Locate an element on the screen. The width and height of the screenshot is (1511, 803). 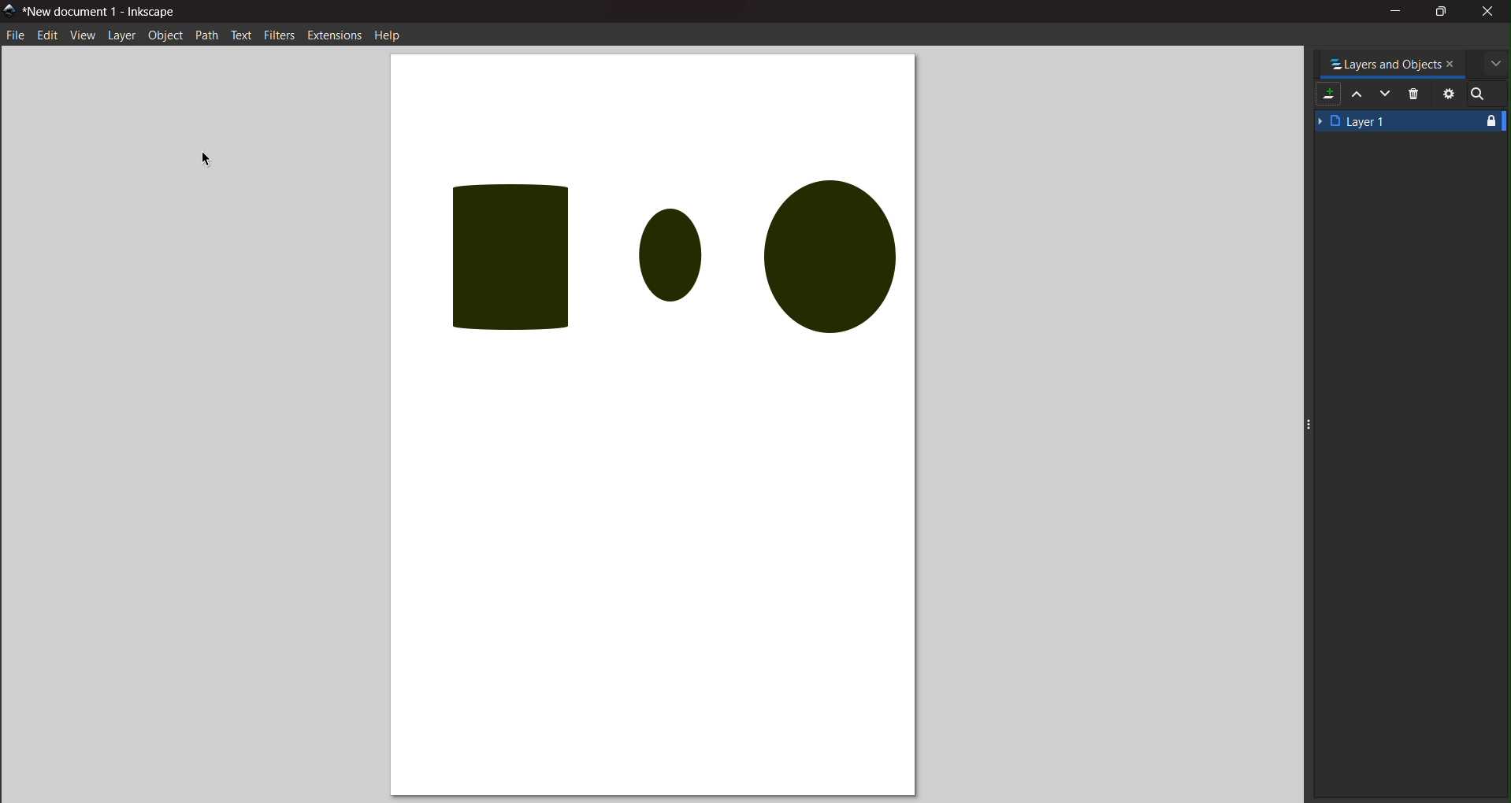
close tab is located at coordinates (1453, 64).